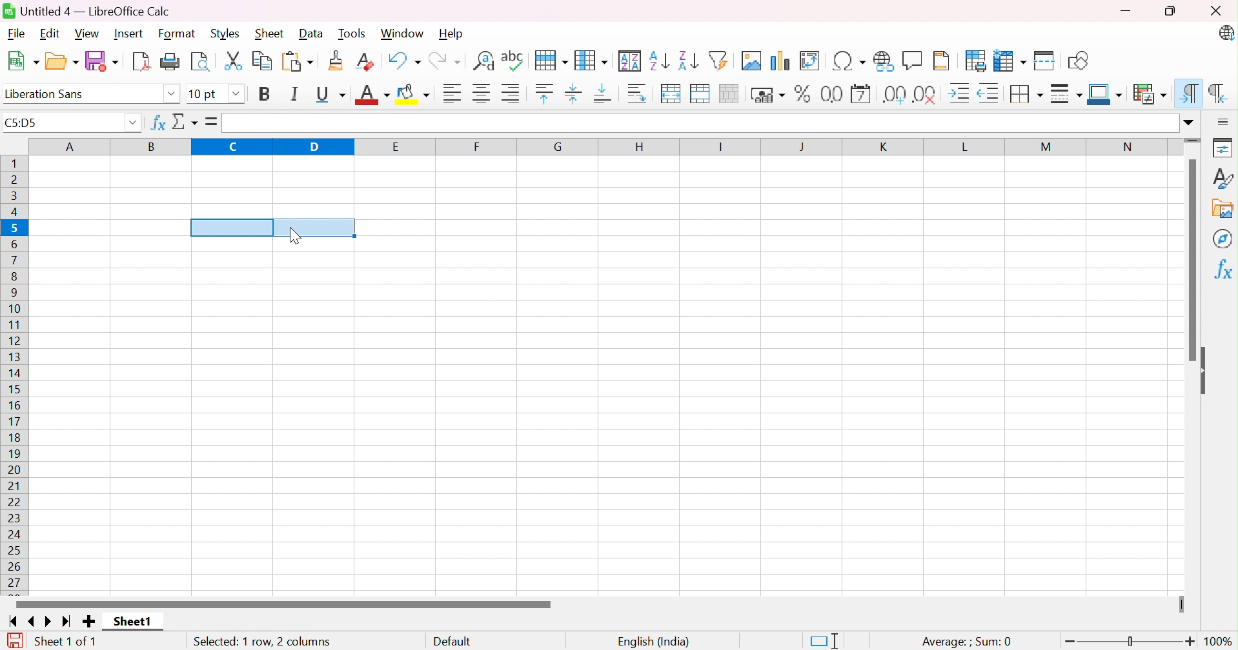 This screenshot has width=1238, height=650. I want to click on Increase Indent, so click(962, 92).